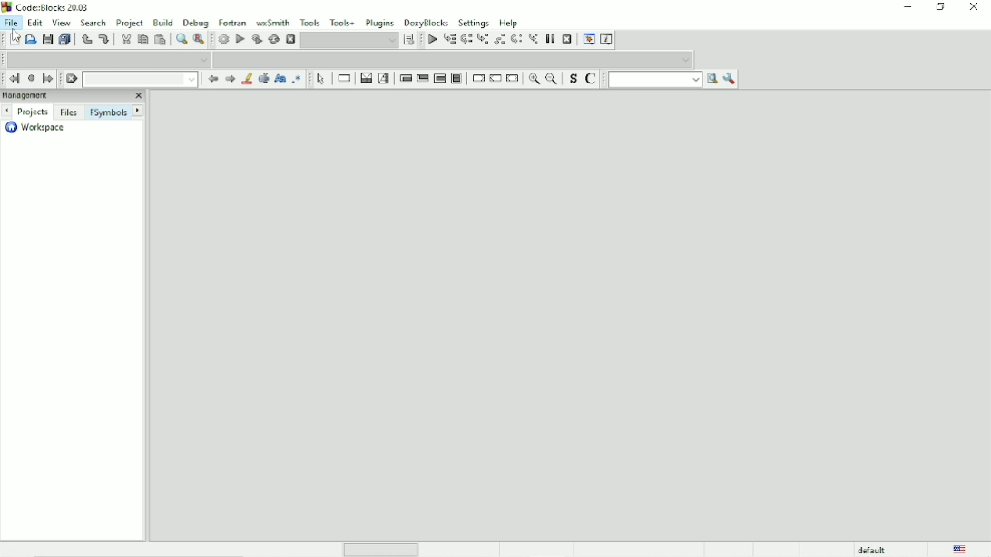  Describe the element at coordinates (290, 39) in the screenshot. I see `Abort` at that location.